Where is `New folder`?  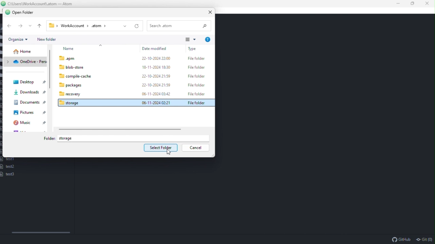
New folder is located at coordinates (48, 39).